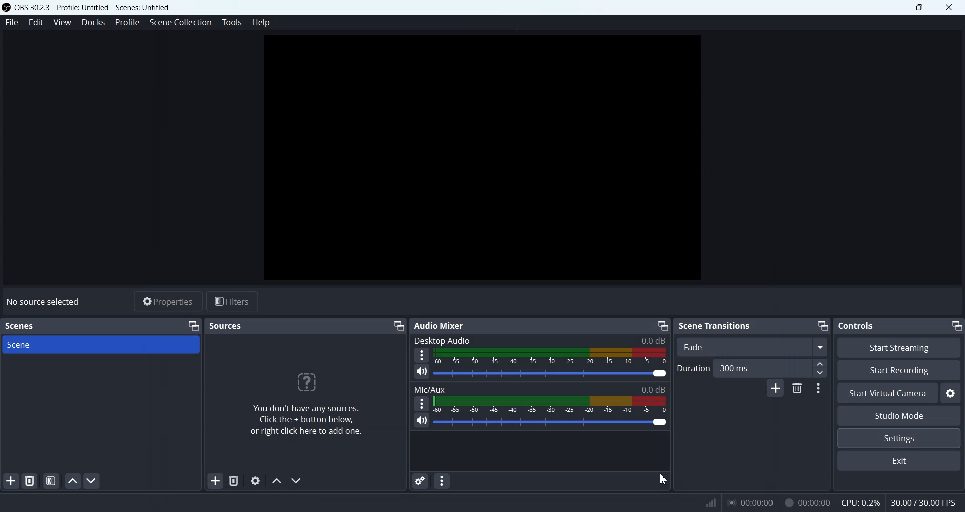 The image size is (965, 512). What do you see at coordinates (62, 22) in the screenshot?
I see `View` at bounding box center [62, 22].